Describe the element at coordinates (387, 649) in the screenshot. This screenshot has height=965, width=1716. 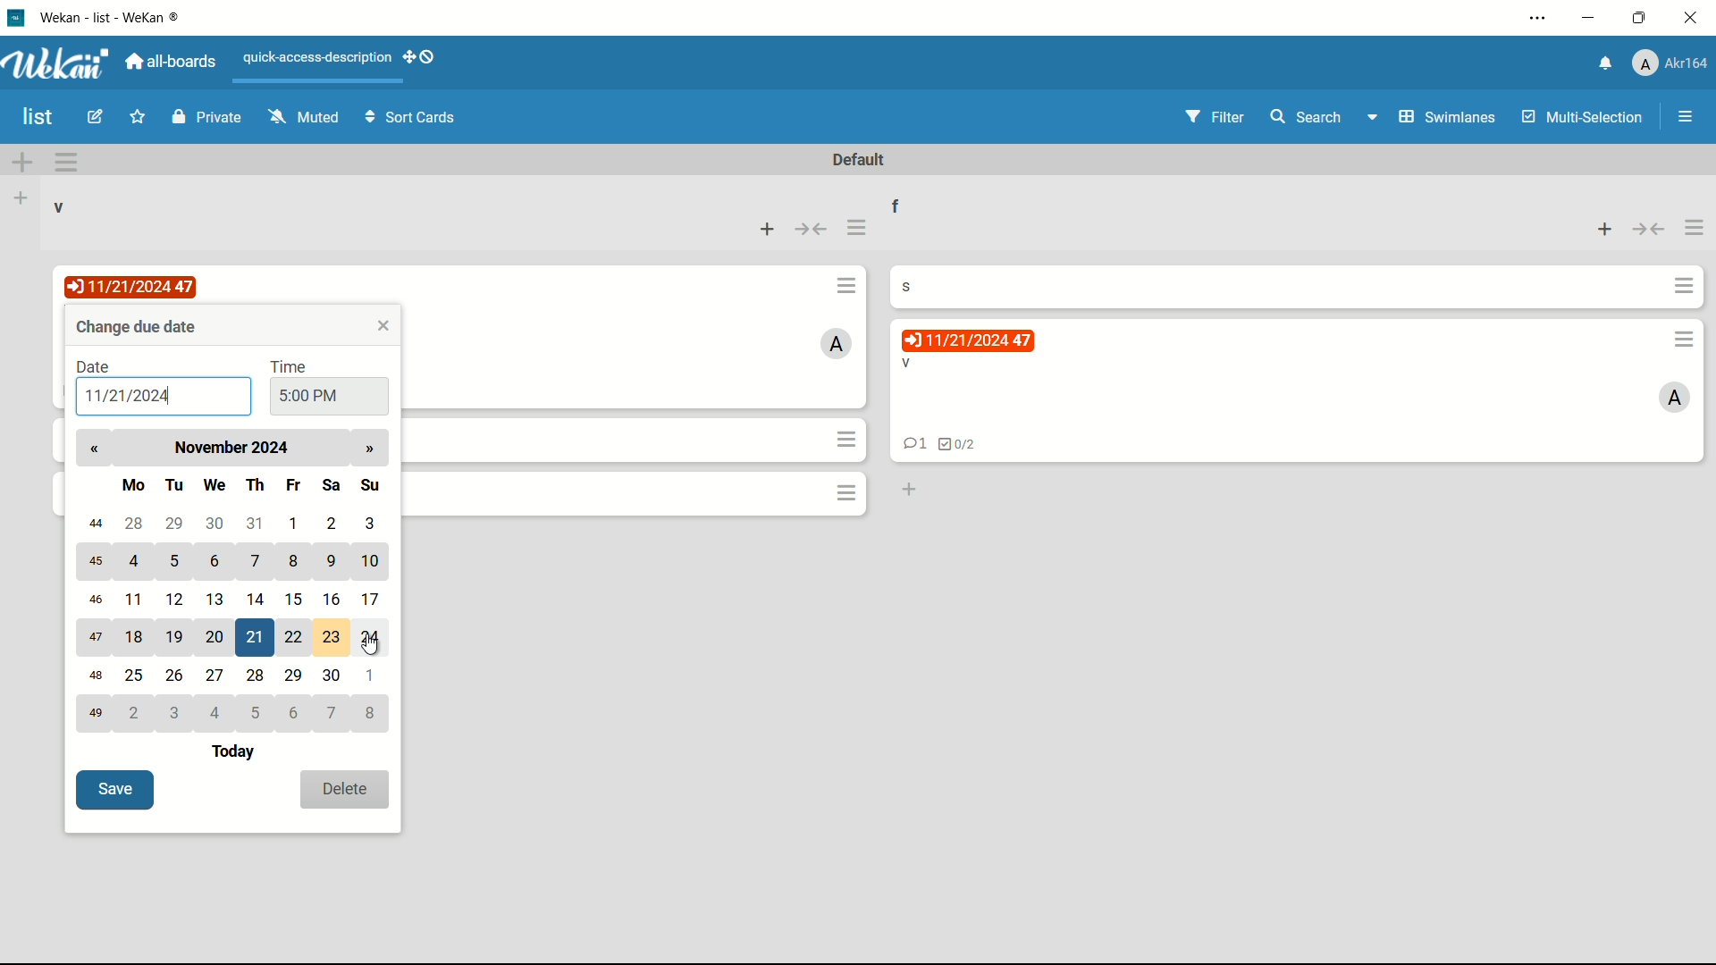
I see `cursor` at that location.